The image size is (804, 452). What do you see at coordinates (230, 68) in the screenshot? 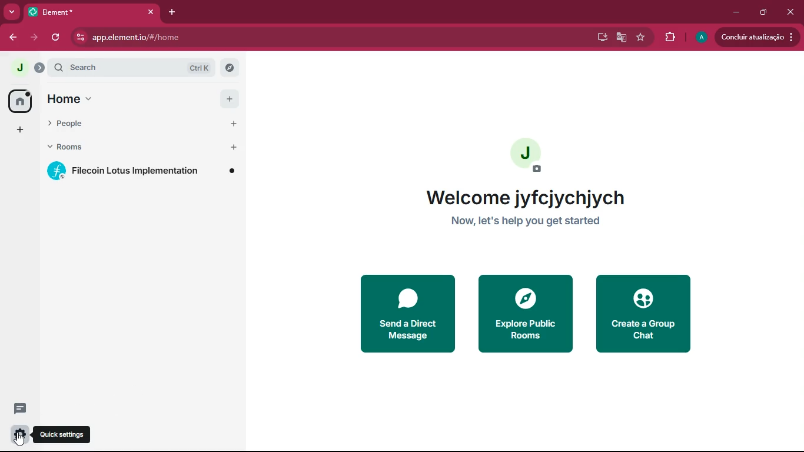
I see `explore rooms` at bounding box center [230, 68].